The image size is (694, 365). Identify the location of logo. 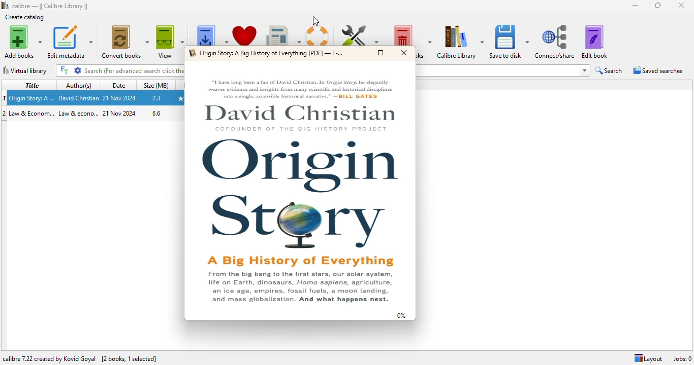
(193, 53).